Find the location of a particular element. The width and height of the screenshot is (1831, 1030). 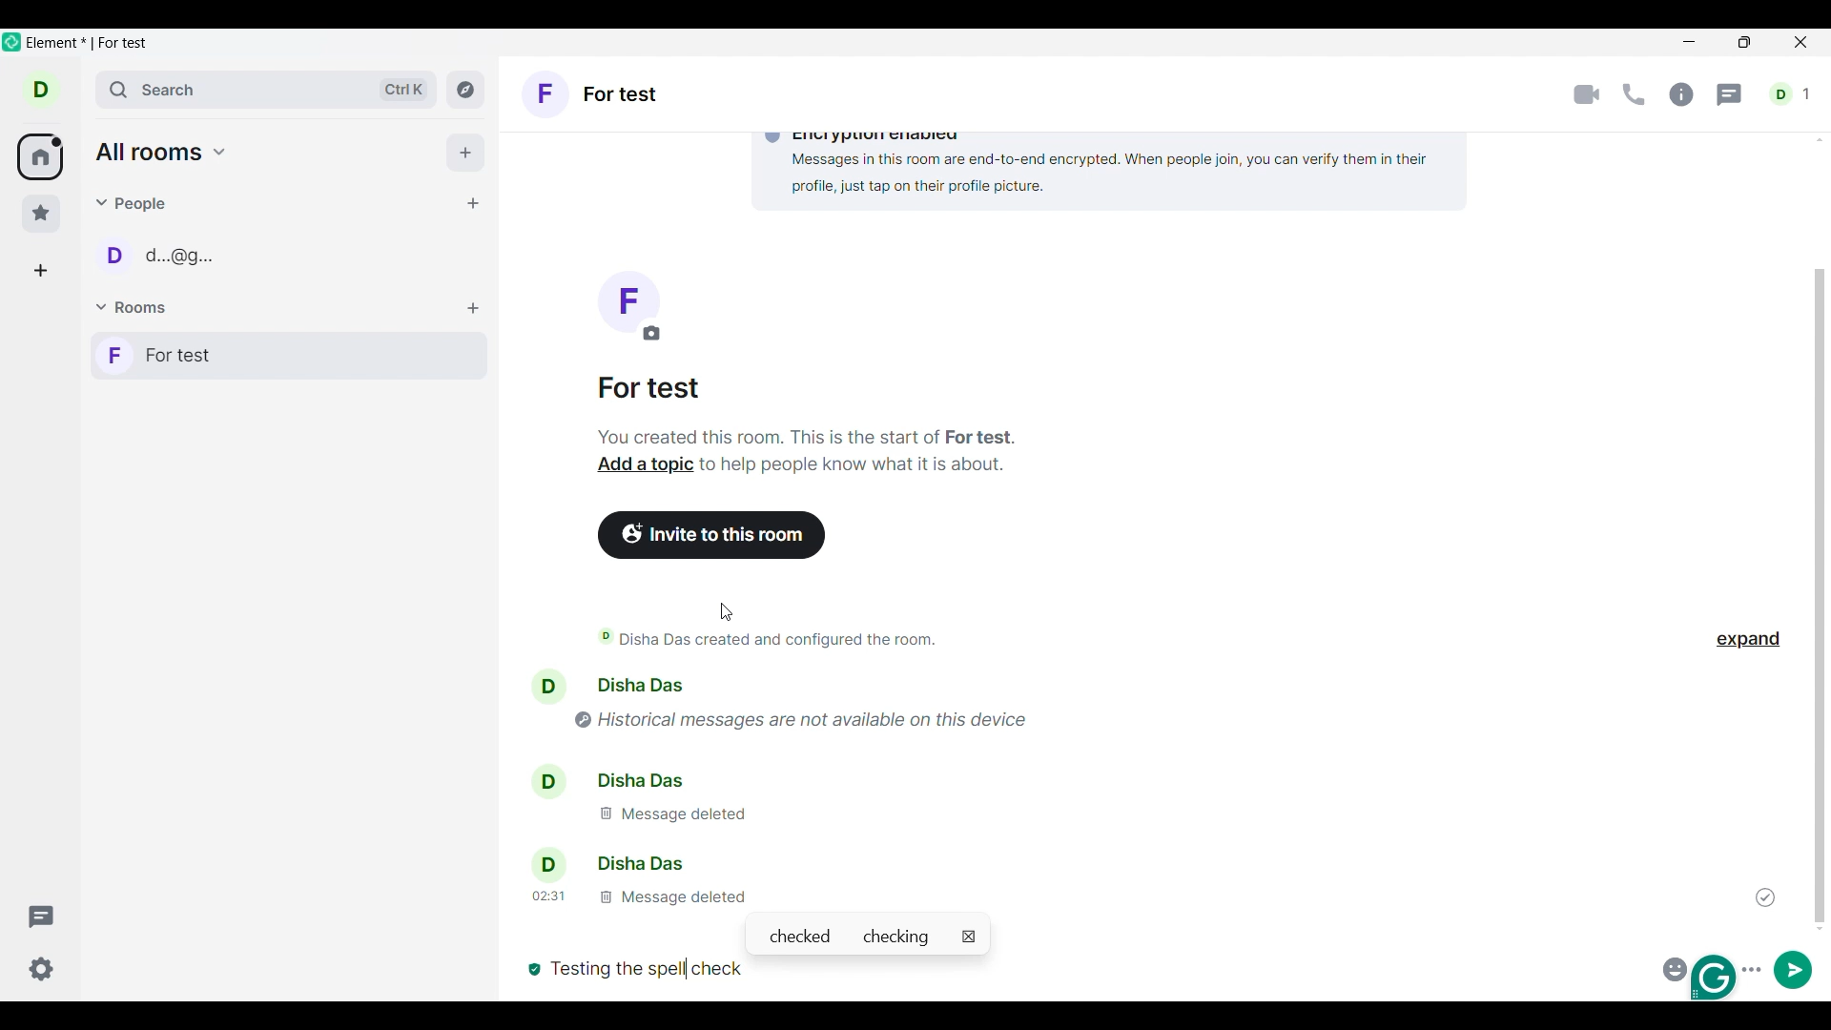

f for test is located at coordinates (592, 96).